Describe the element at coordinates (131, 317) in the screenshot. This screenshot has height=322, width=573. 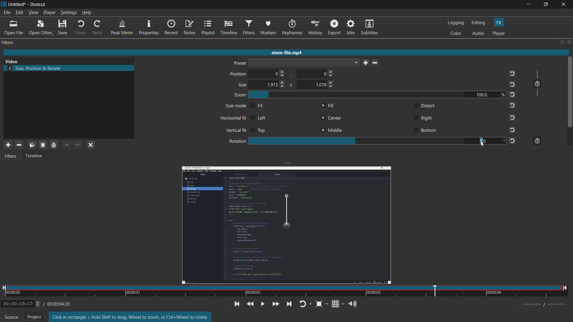
I see `text` at that location.